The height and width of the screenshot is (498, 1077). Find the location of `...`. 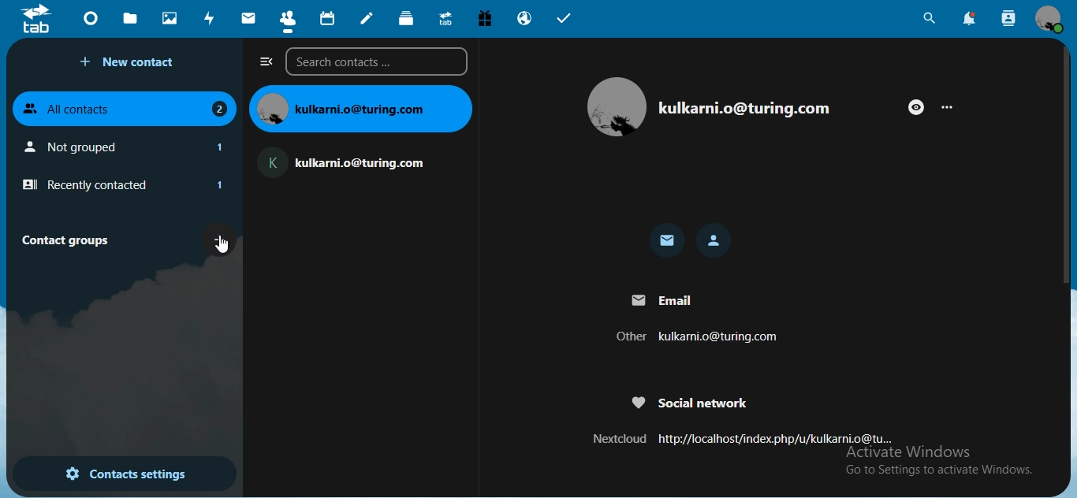

... is located at coordinates (949, 106).